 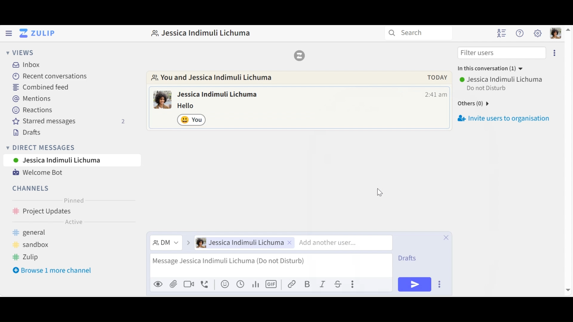 I want to click on Add user, so click(x=341, y=243).